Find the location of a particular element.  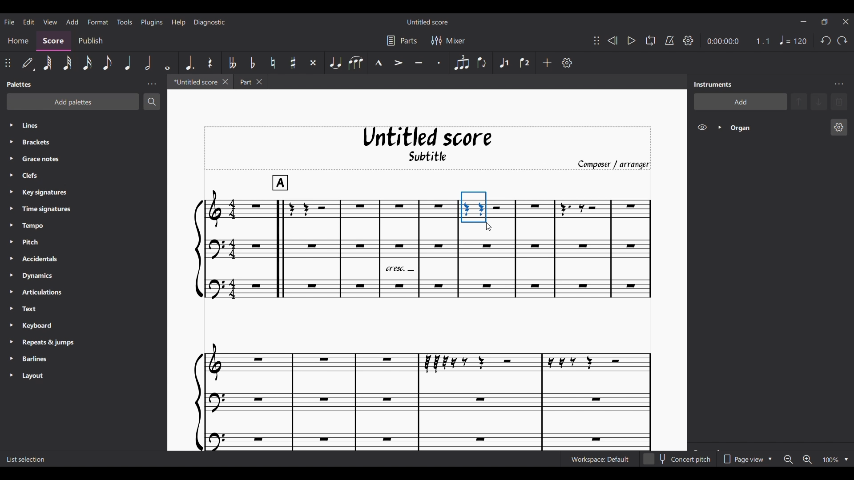

Mixer settings is located at coordinates (449, 41).